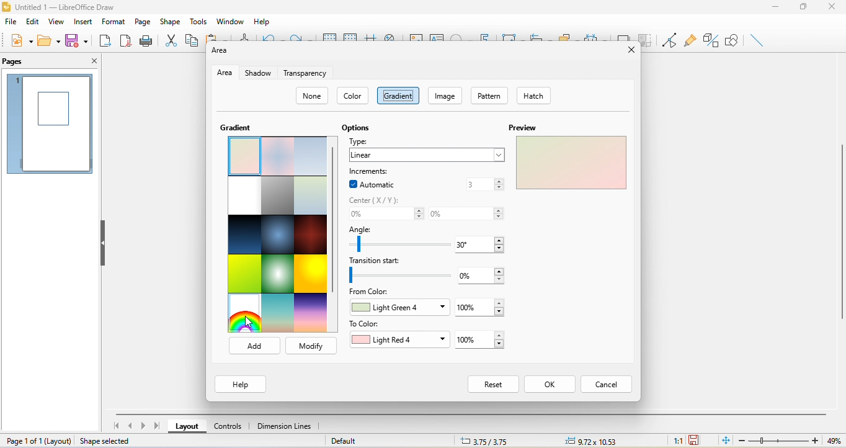  Describe the element at coordinates (711, 40) in the screenshot. I see `toggle extrusion` at that location.